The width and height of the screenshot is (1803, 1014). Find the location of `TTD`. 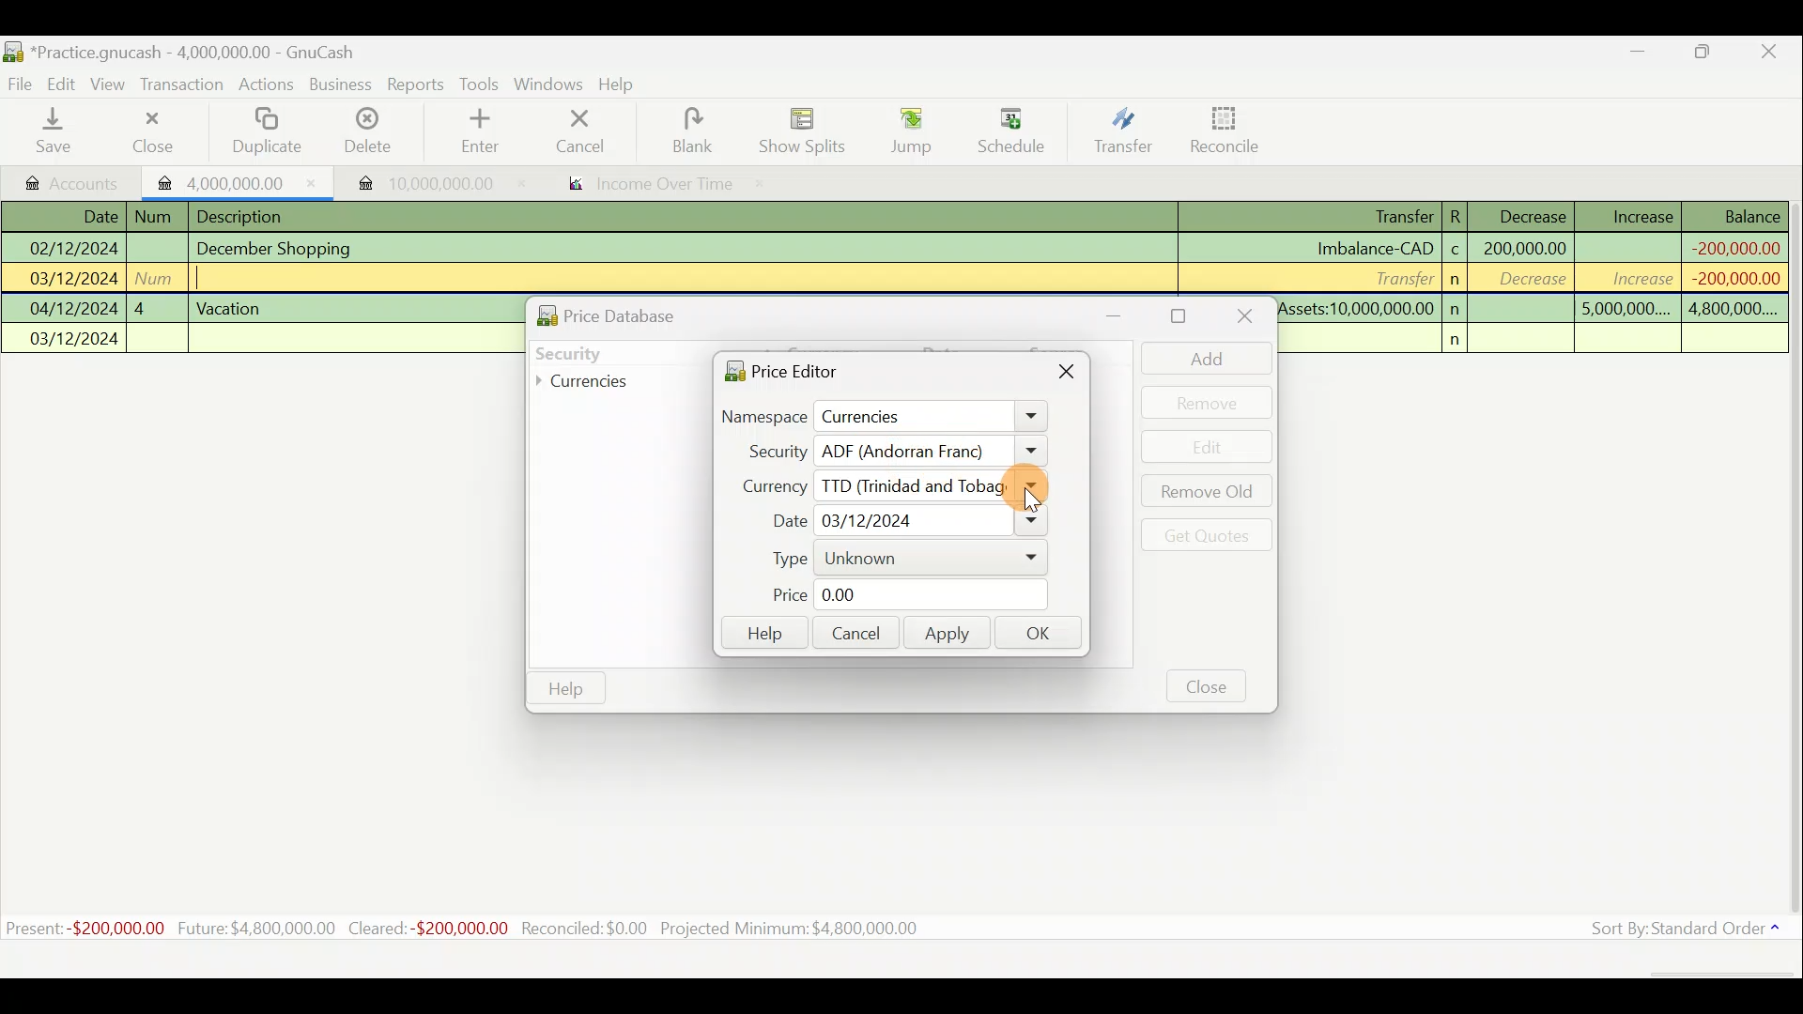

TTD is located at coordinates (927, 486).